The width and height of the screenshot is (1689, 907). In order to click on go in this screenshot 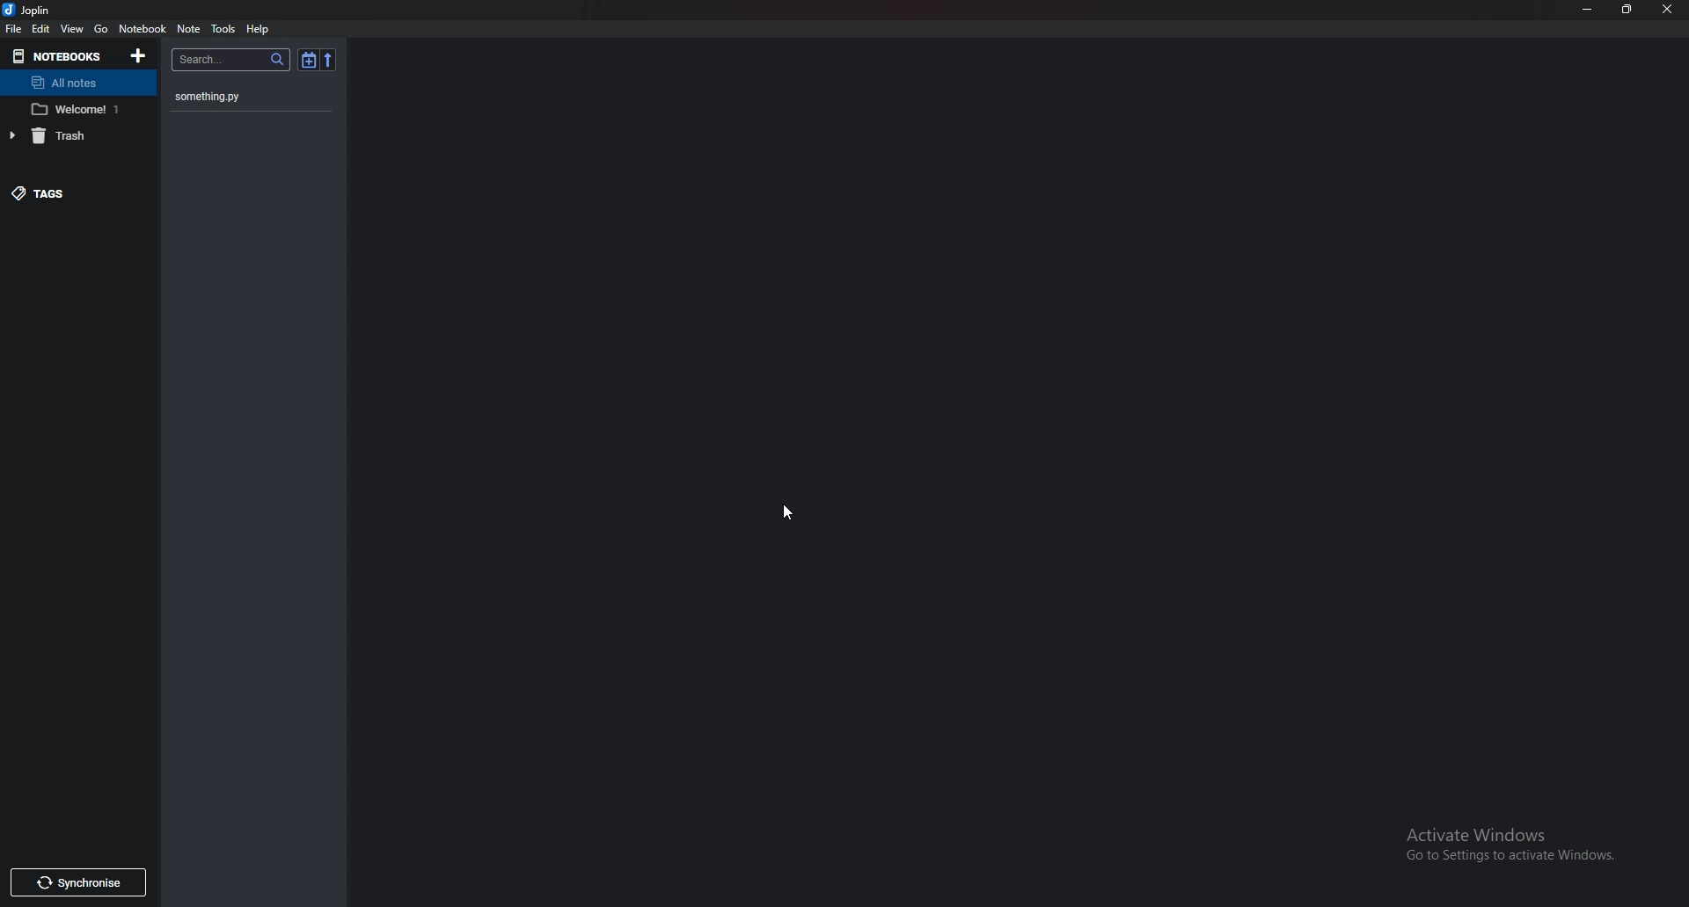, I will do `click(100, 30)`.